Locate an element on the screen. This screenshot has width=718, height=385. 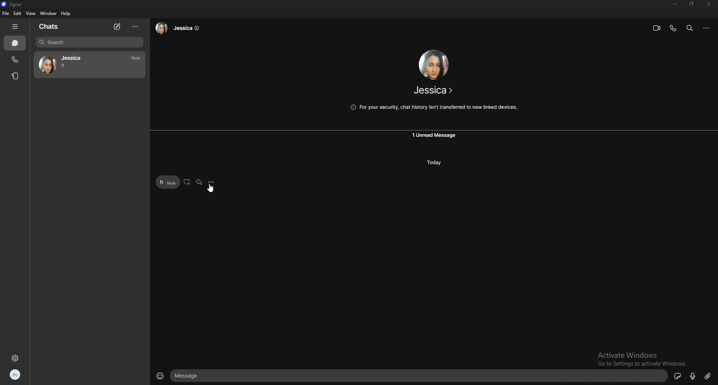
Activate Windows is located at coordinates (631, 354).